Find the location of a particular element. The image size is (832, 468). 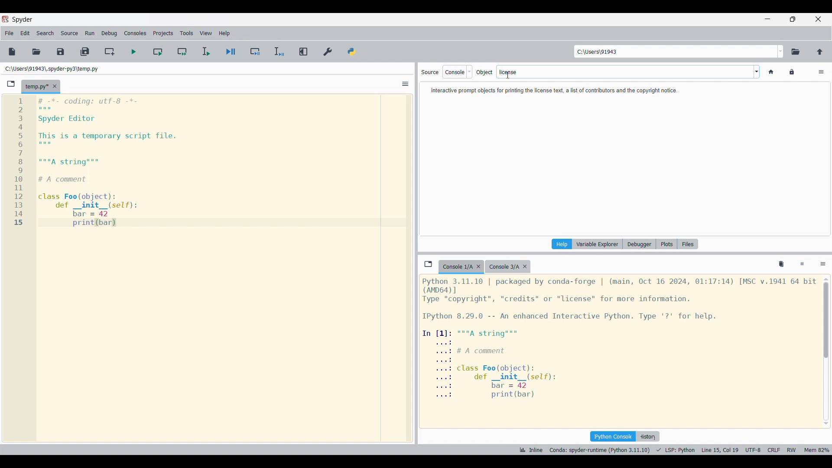

Save all files is located at coordinates (85, 52).